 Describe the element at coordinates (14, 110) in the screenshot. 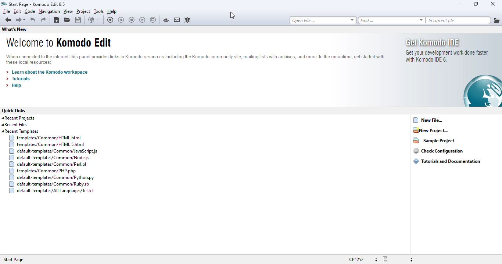

I see `quick links` at that location.